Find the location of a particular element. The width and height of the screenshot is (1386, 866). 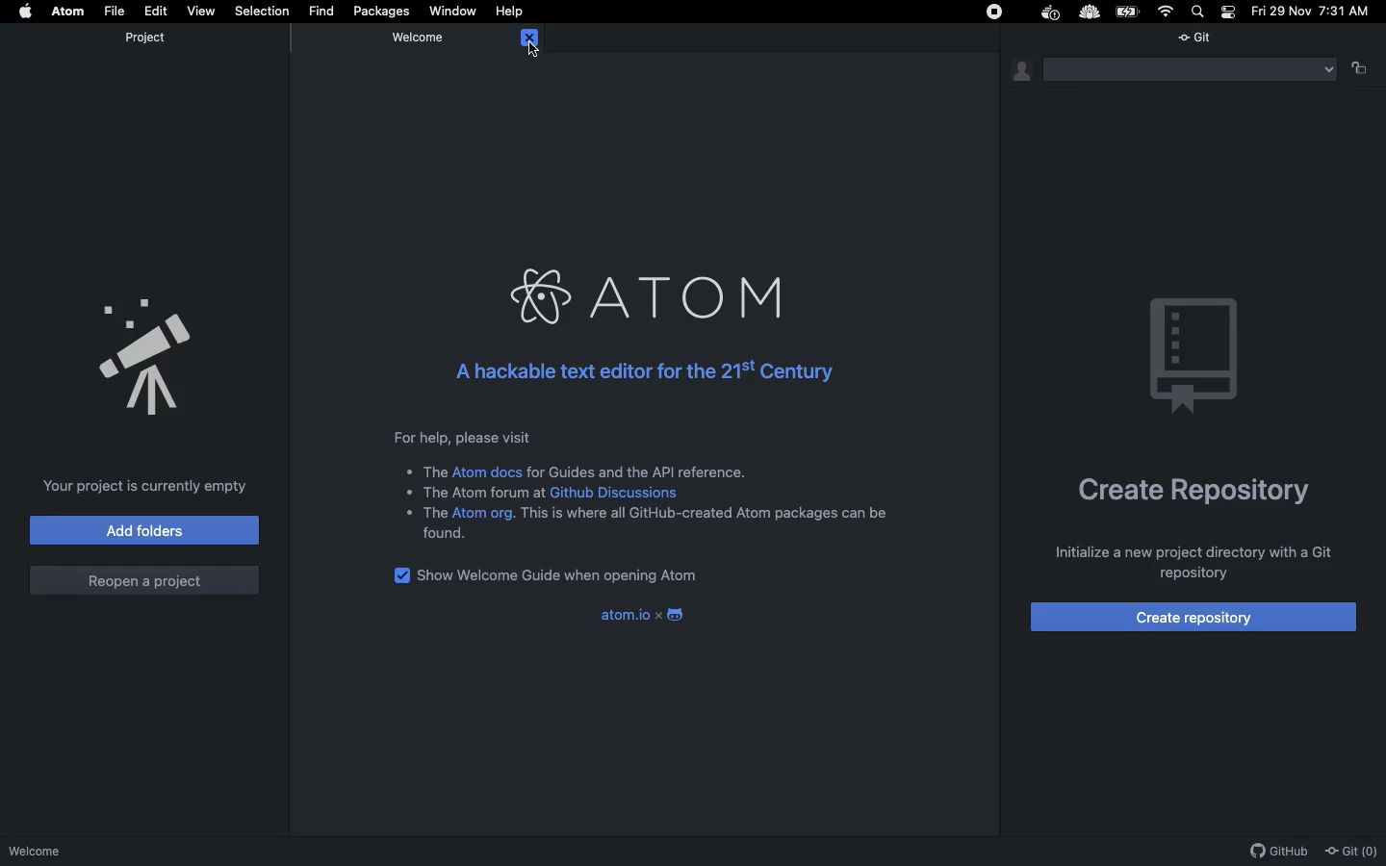

Internet is located at coordinates (1167, 11).